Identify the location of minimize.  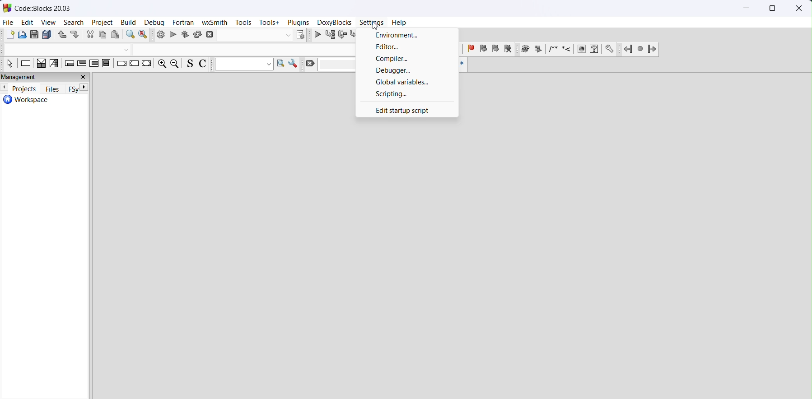
(747, 9).